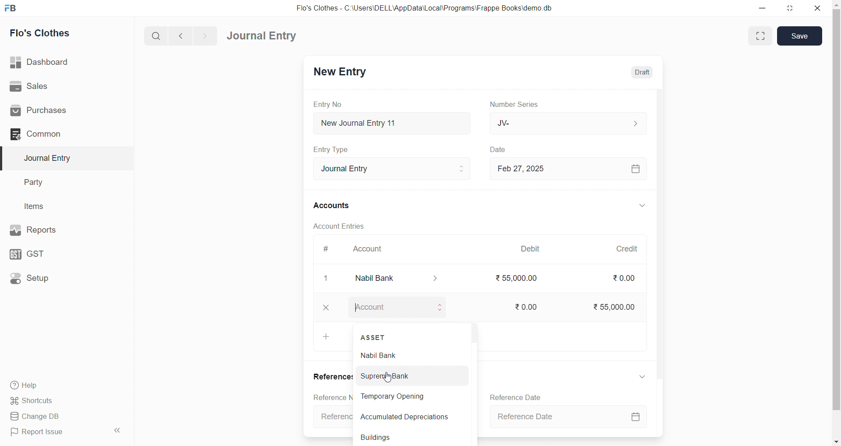 Image resolution: width=841 pixels, height=446 pixels. What do you see at coordinates (50, 158) in the screenshot?
I see `Journal Entry` at bounding box center [50, 158].